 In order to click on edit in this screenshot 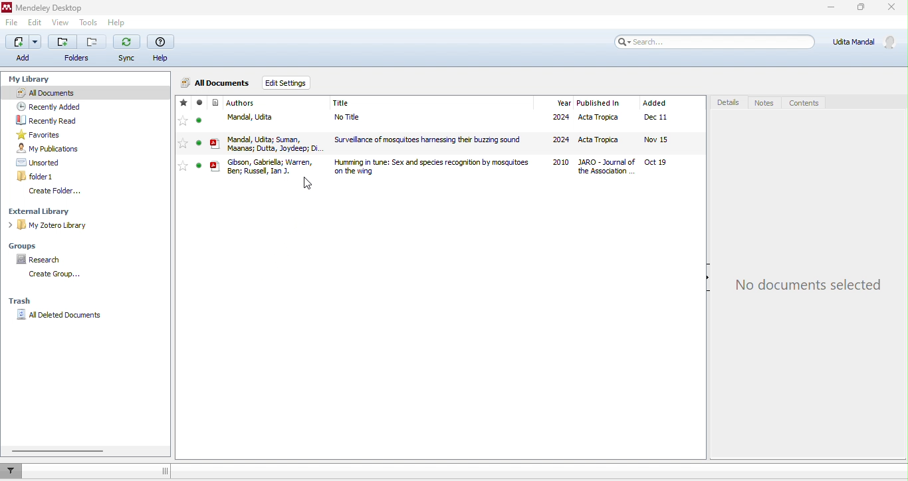, I will do `click(35, 25)`.